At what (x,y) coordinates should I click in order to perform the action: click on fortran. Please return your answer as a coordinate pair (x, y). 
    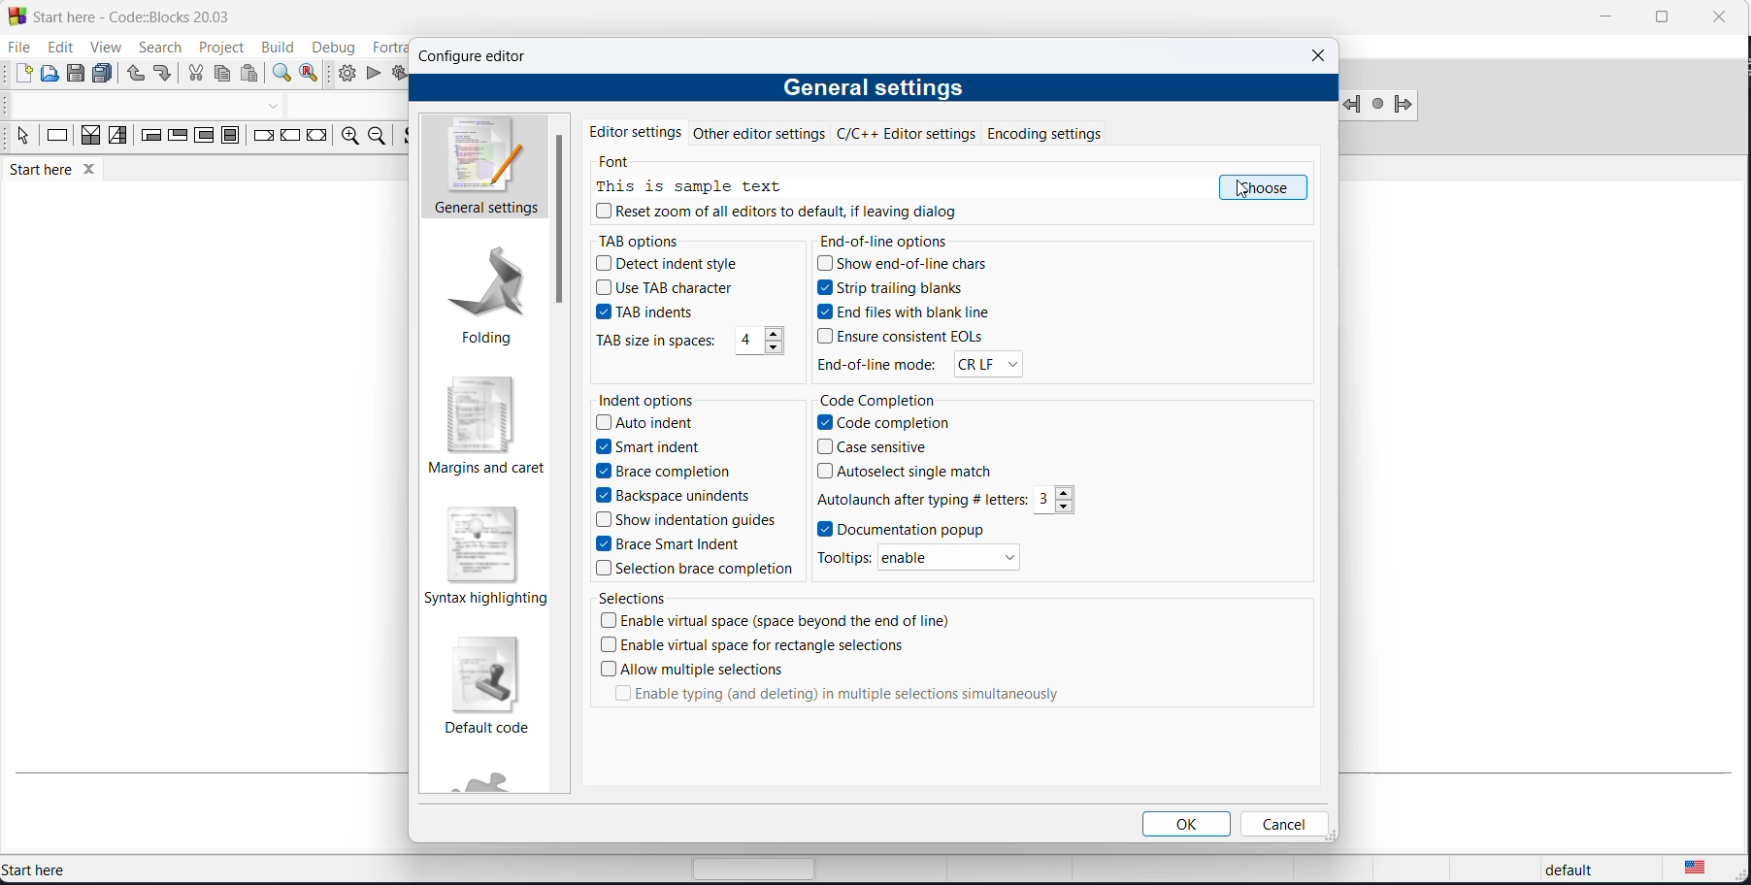
    Looking at the image, I should click on (495, 785).